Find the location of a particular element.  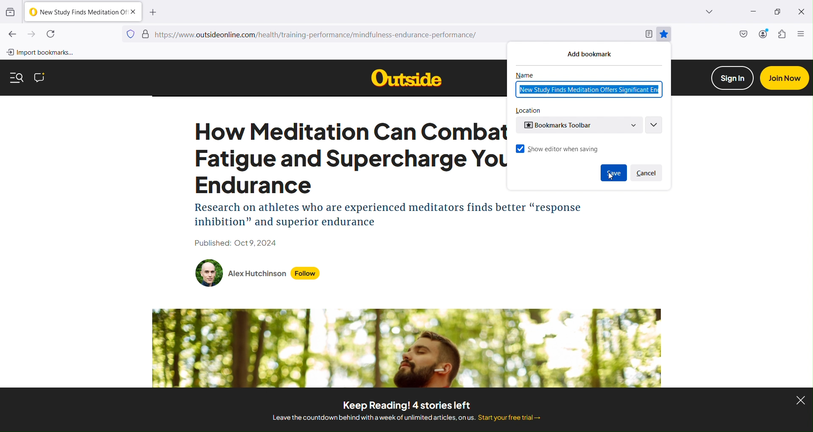

List all tabs  is located at coordinates (698, 12).